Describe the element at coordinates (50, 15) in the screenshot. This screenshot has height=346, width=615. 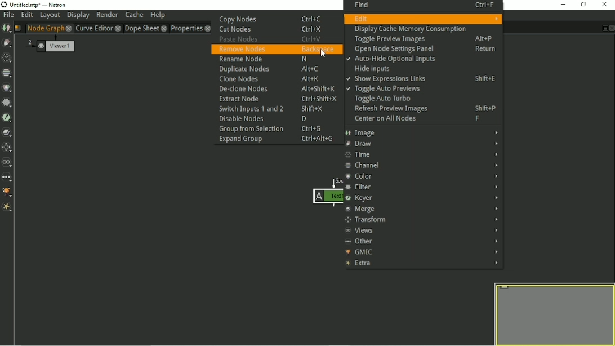
I see `Layout` at that location.